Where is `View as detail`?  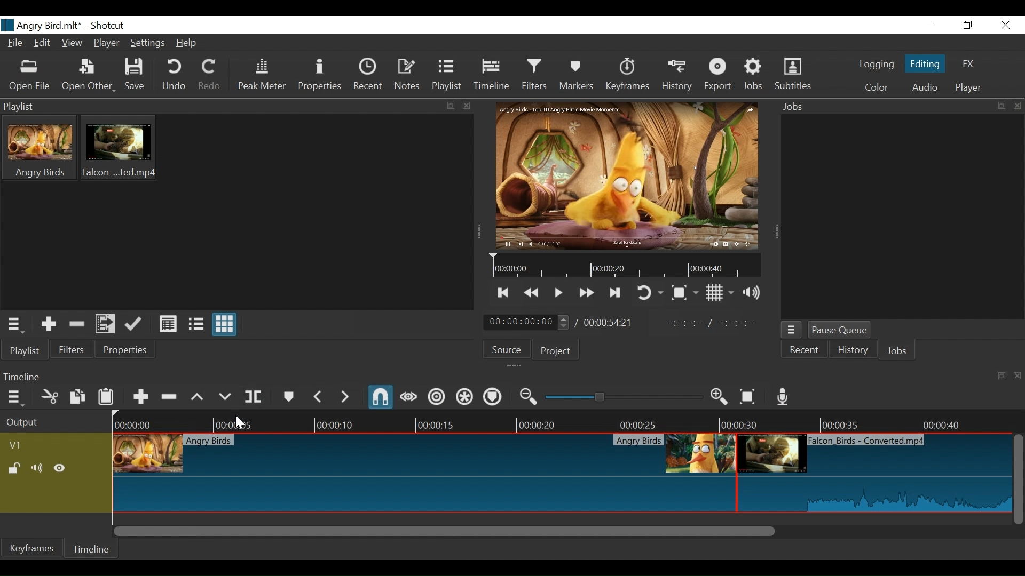
View as detail is located at coordinates (168, 324).